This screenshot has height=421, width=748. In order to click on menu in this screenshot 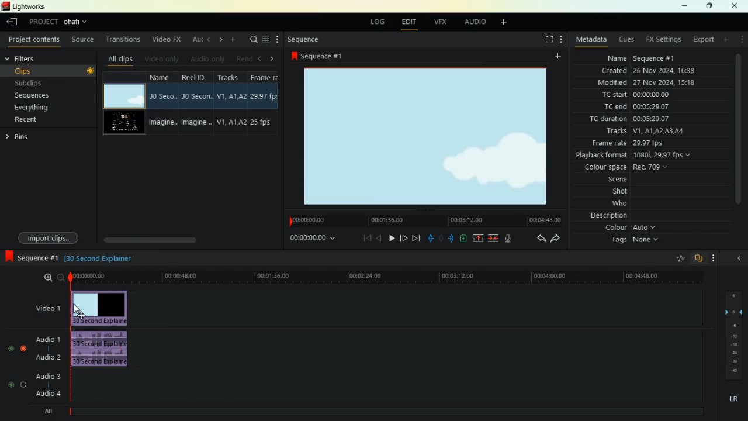, I will do `click(266, 40)`.